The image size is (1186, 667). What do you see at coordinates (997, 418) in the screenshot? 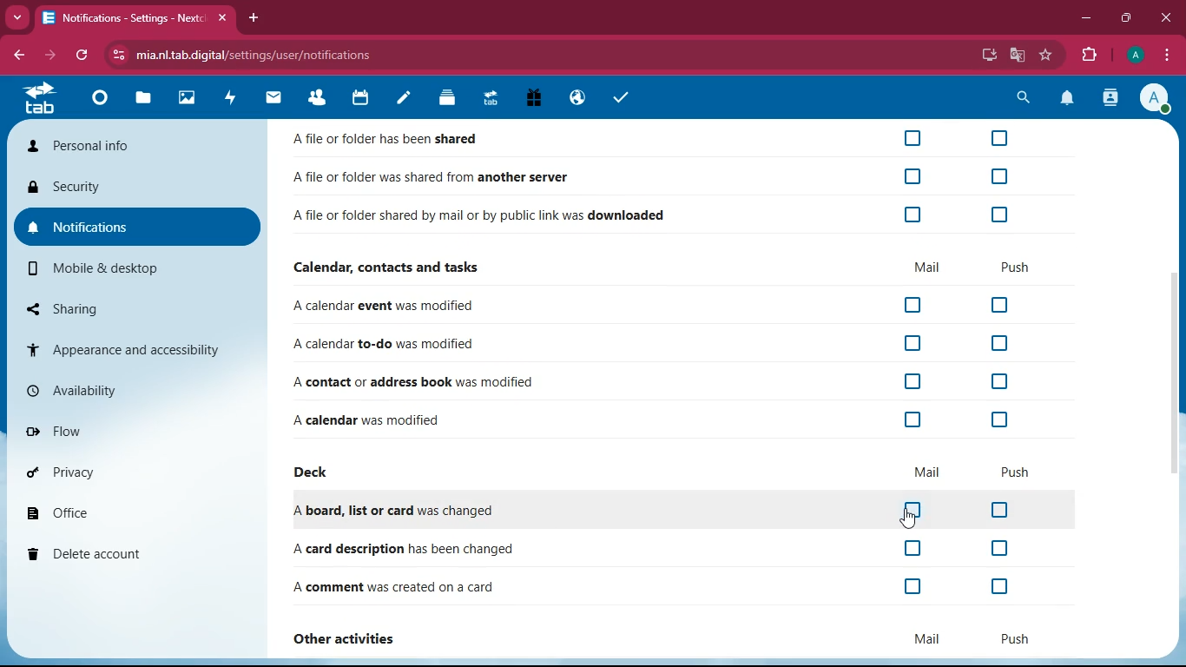
I see `off` at bounding box center [997, 418].